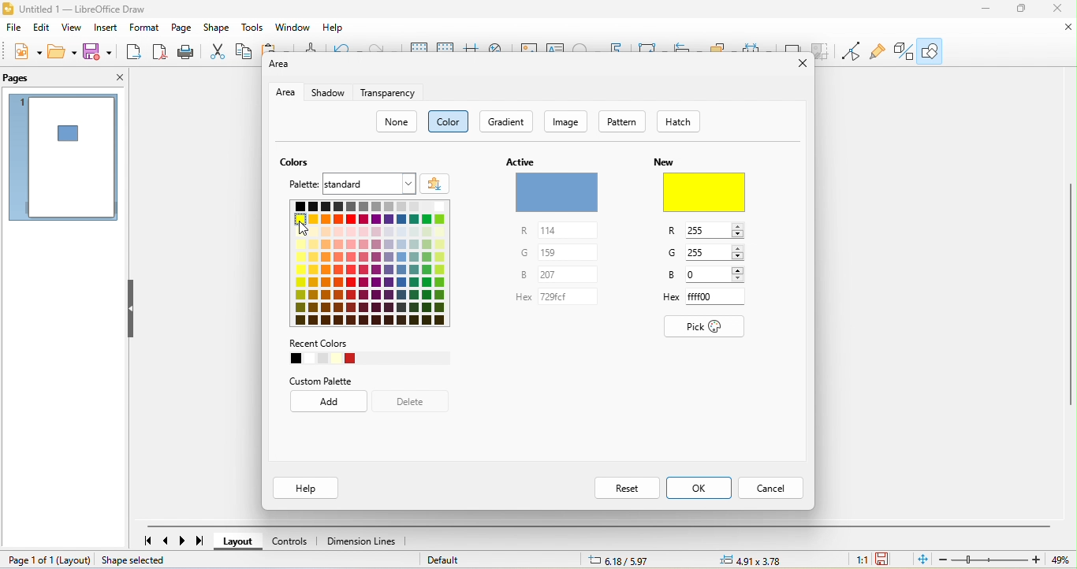  I want to click on format, so click(146, 28).